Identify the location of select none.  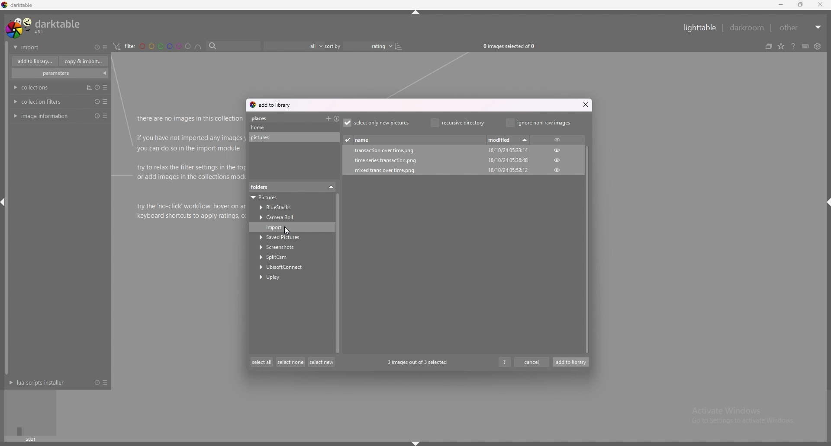
(291, 362).